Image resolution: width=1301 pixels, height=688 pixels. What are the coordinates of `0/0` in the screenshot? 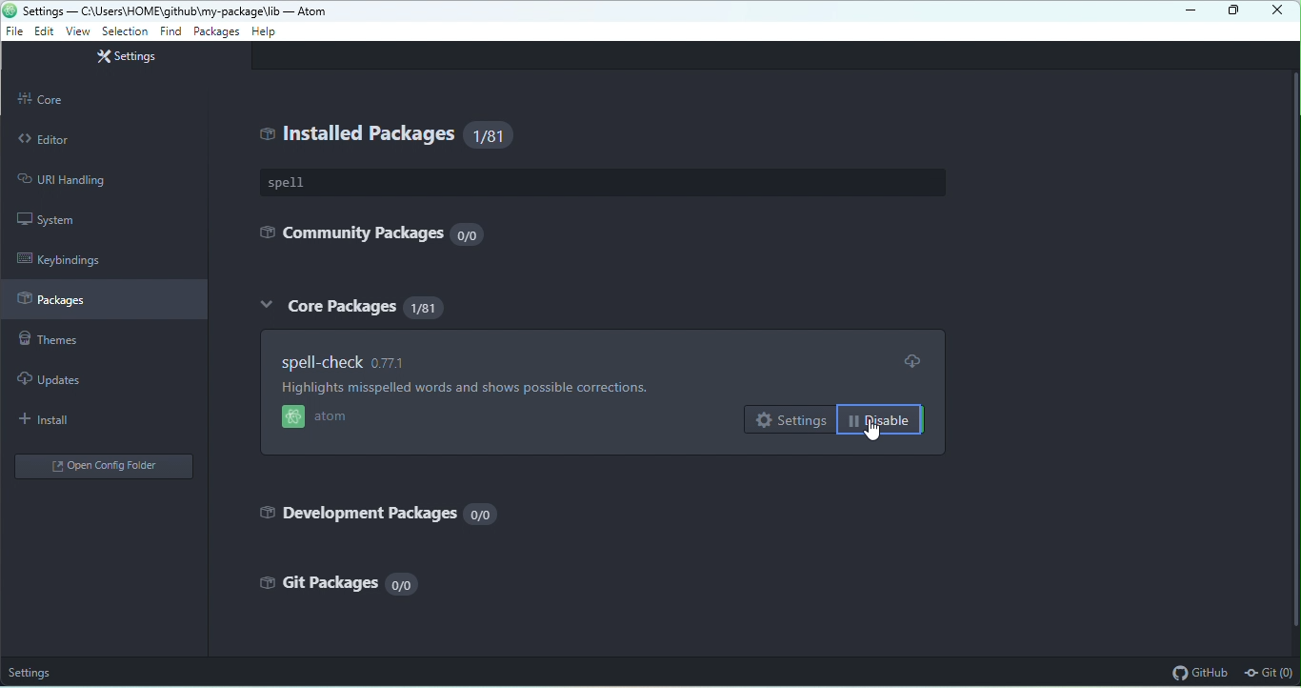 It's located at (483, 515).